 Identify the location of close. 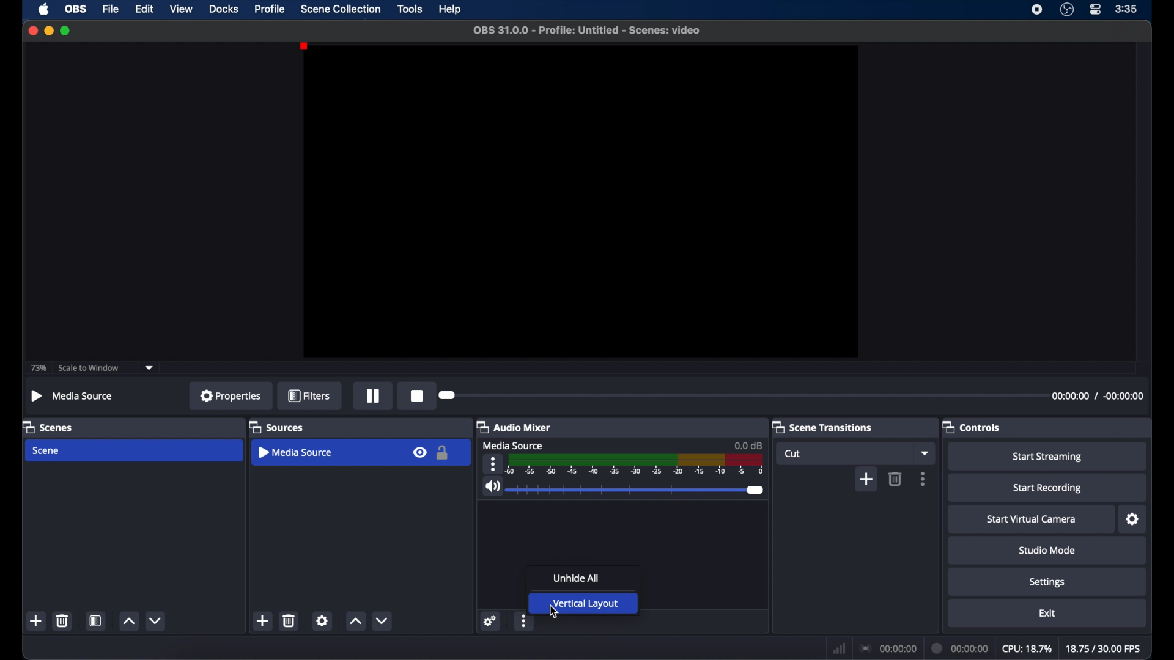
(32, 31).